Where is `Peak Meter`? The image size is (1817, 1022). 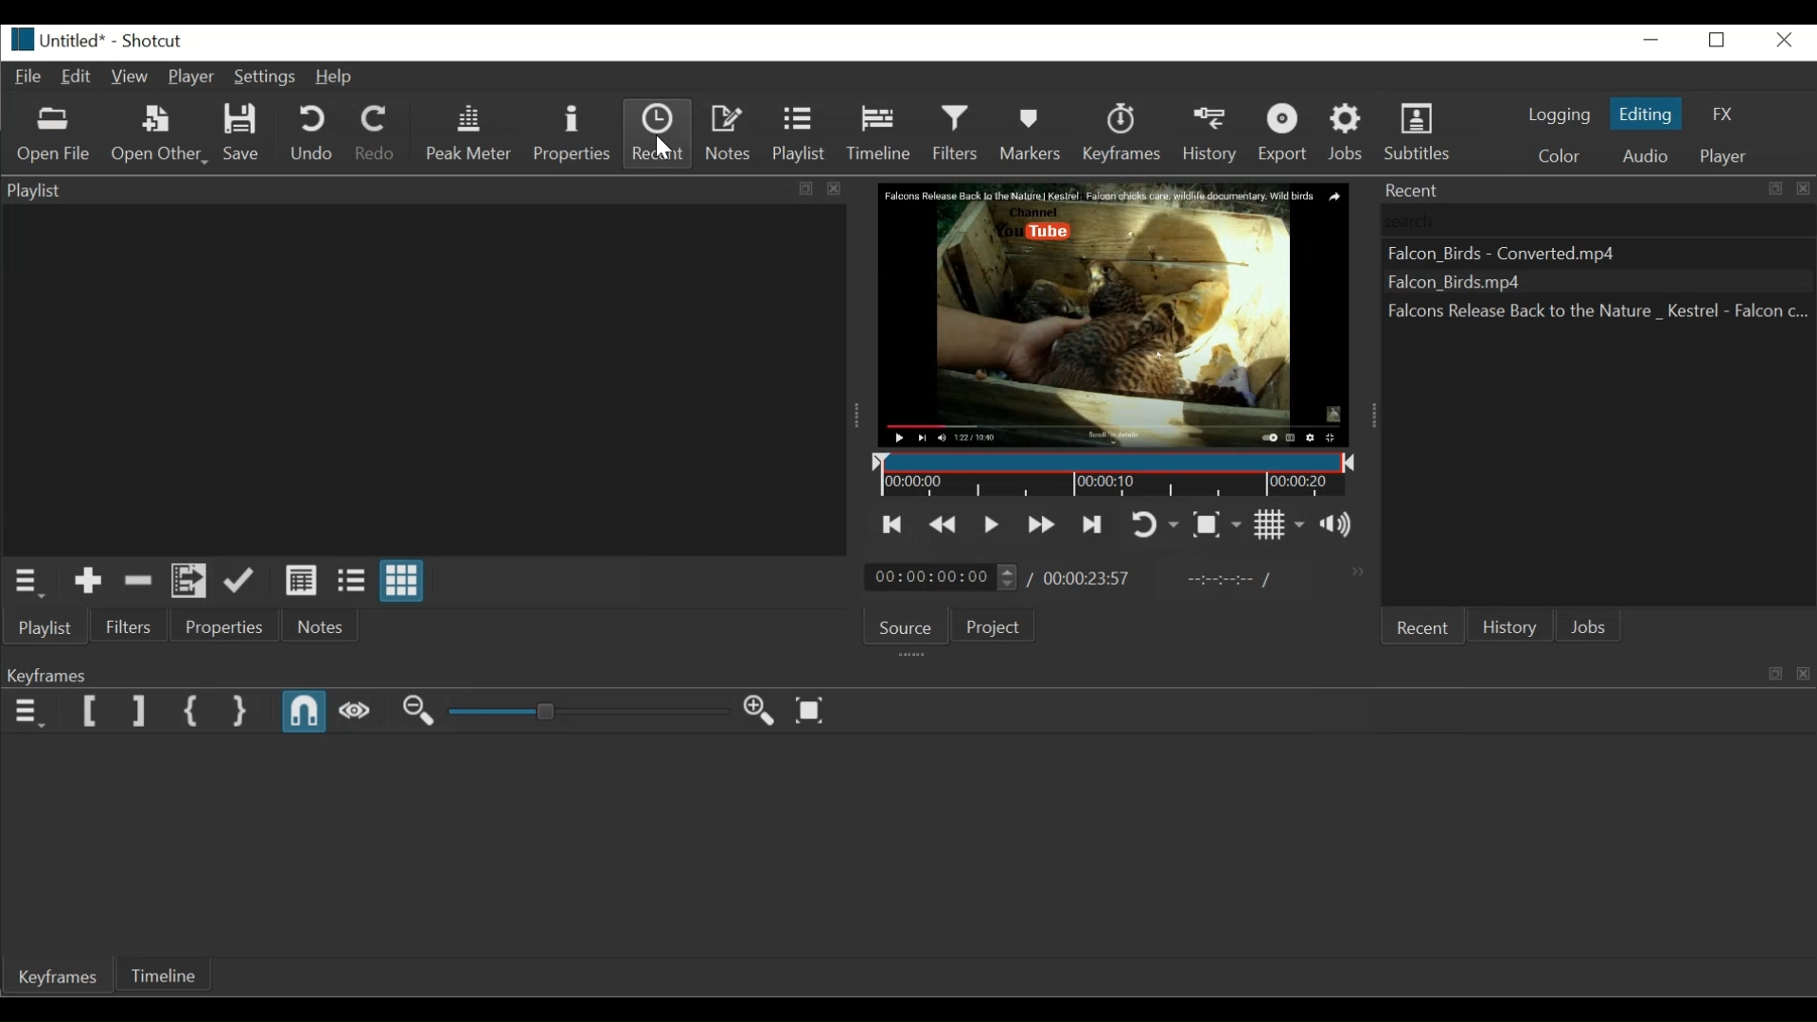
Peak Meter is located at coordinates (472, 132).